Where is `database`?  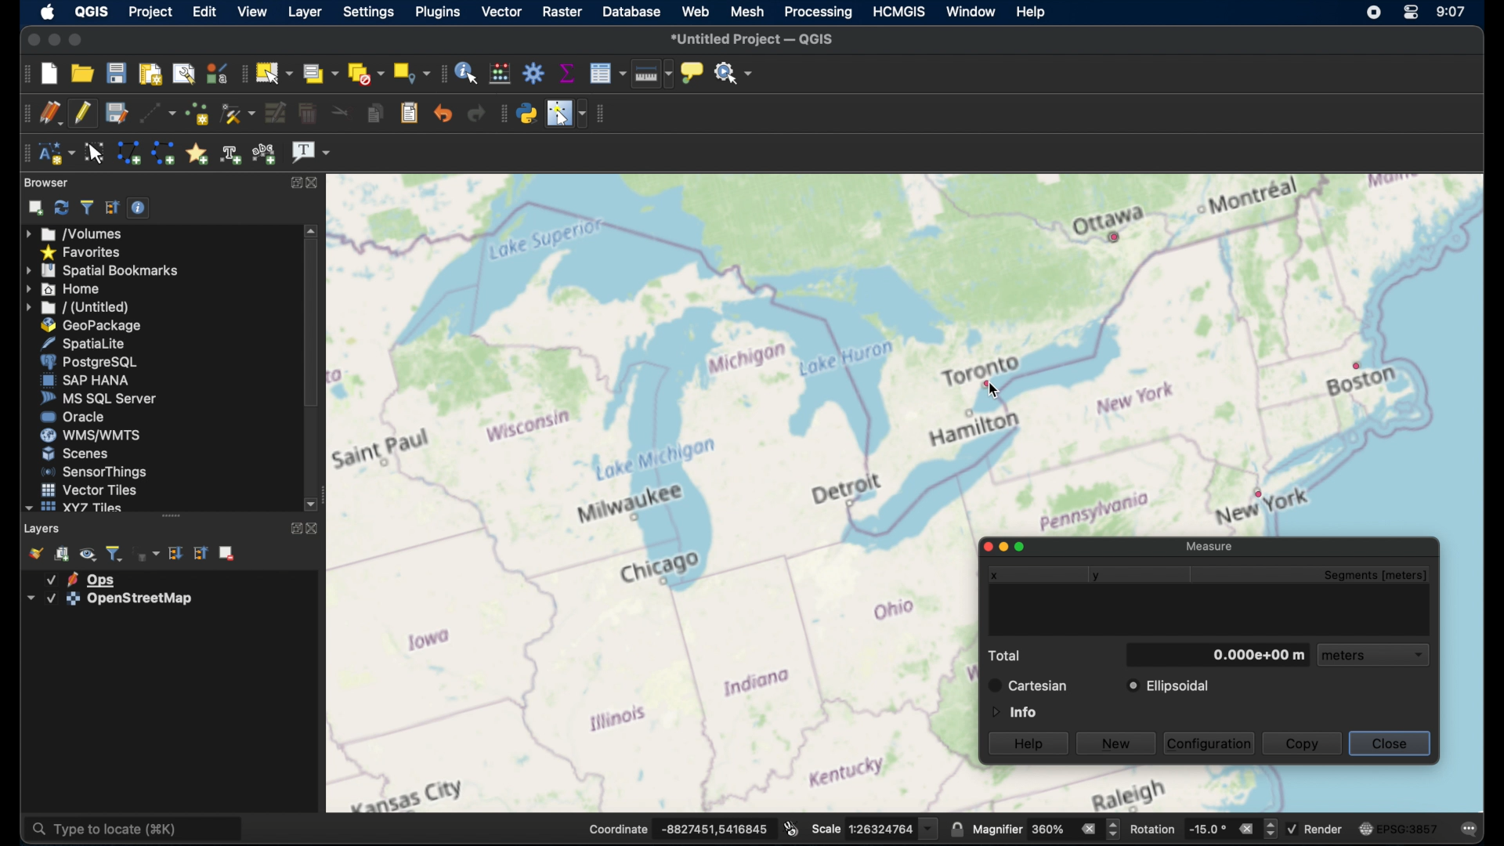 database is located at coordinates (633, 13).